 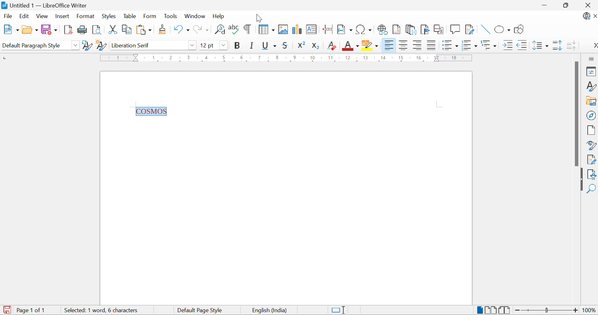 I want to click on COSMOS, so click(x=152, y=111).